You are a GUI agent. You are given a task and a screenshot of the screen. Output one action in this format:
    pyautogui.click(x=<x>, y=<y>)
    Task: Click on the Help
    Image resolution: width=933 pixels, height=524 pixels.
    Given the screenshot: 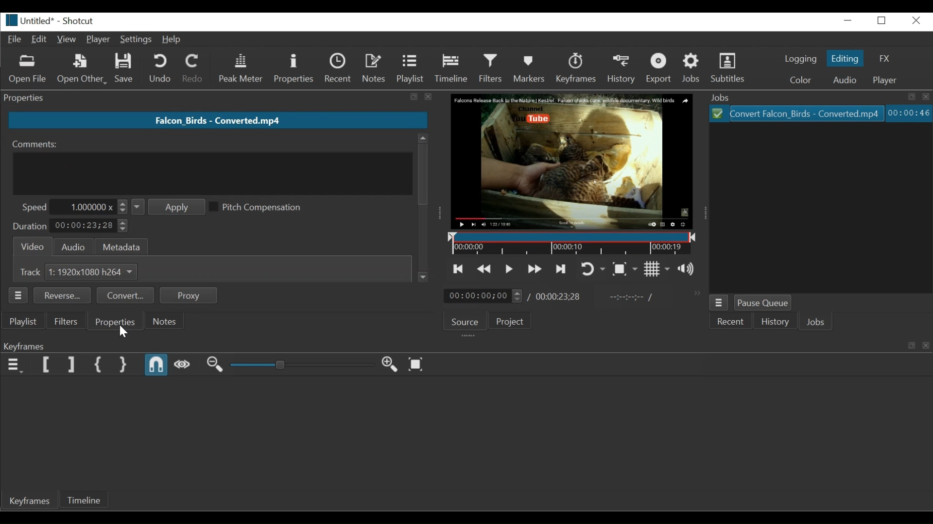 What is the action you would take?
    pyautogui.click(x=172, y=40)
    